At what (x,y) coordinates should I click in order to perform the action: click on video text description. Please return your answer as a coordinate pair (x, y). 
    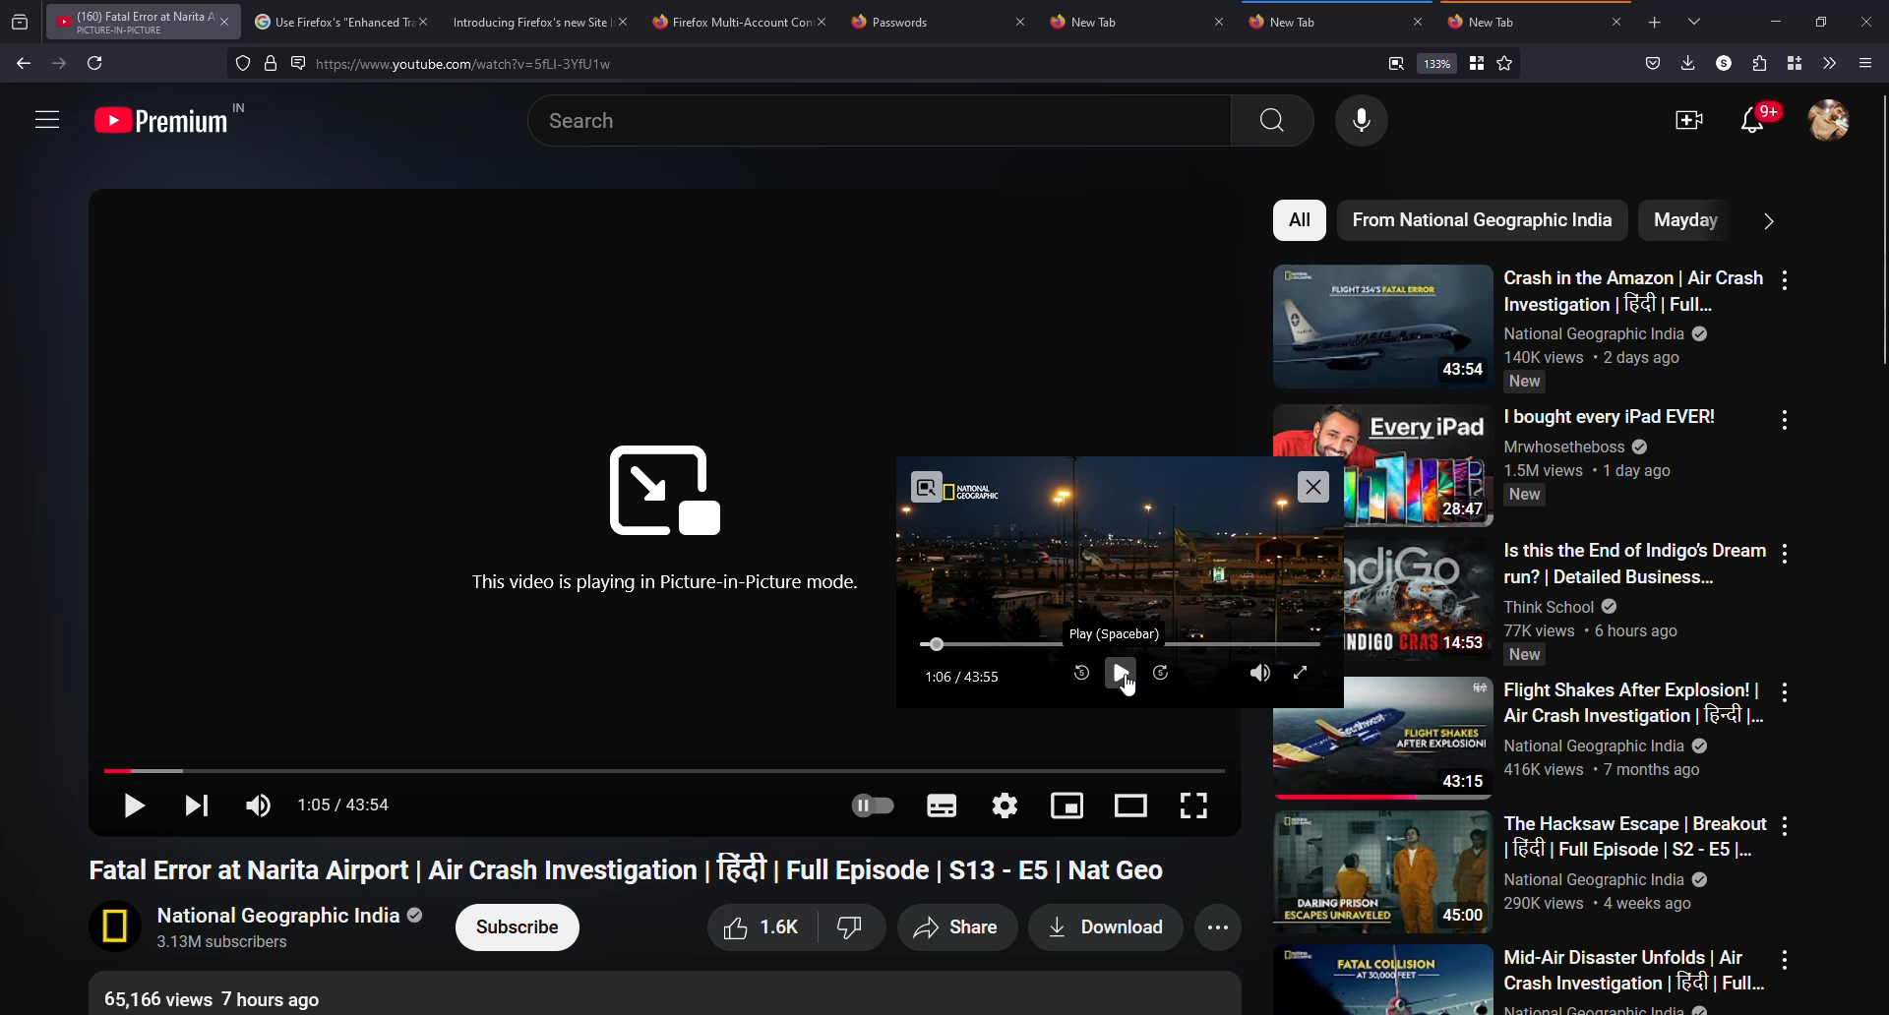
    Looking at the image, I should click on (1635, 863).